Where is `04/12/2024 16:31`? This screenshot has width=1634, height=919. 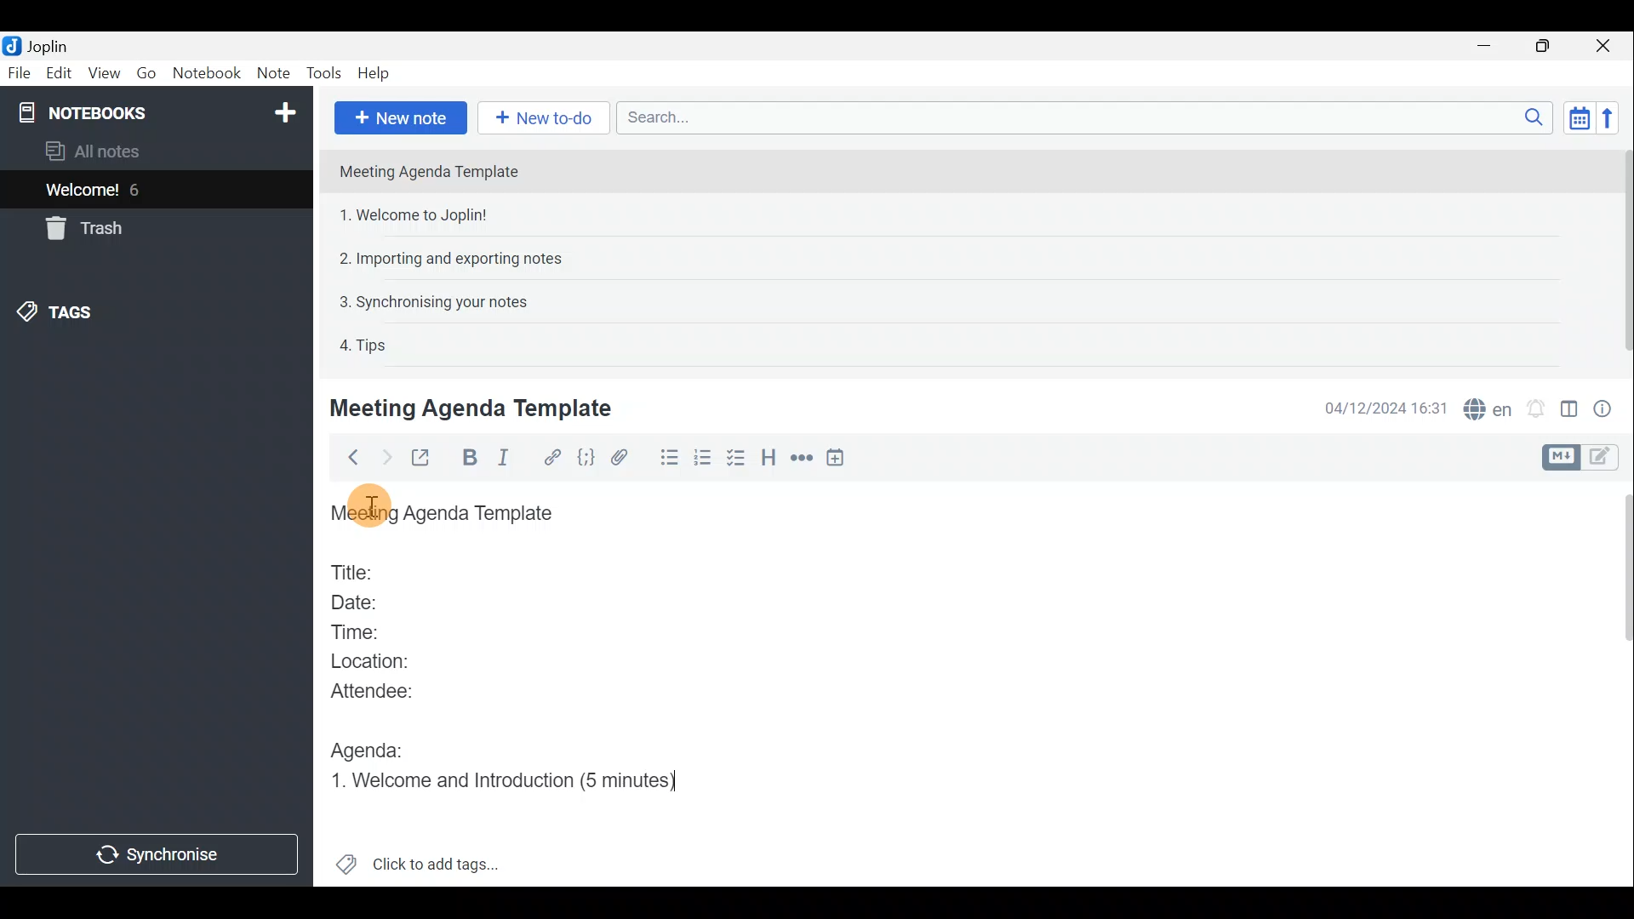
04/12/2024 16:31 is located at coordinates (1378, 407).